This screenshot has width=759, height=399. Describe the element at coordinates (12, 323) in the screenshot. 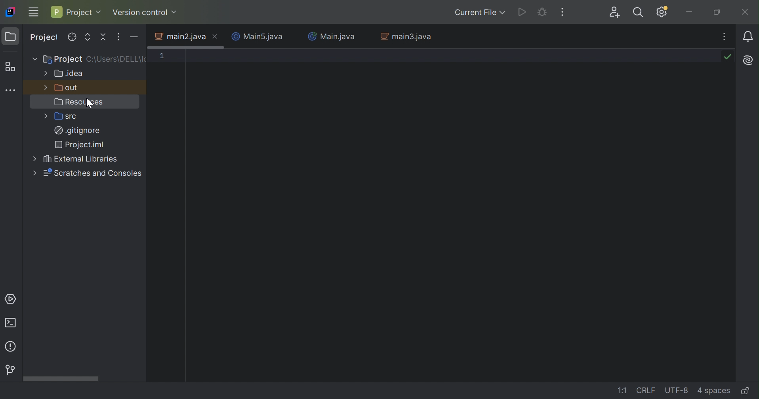

I see `Terminal` at that location.